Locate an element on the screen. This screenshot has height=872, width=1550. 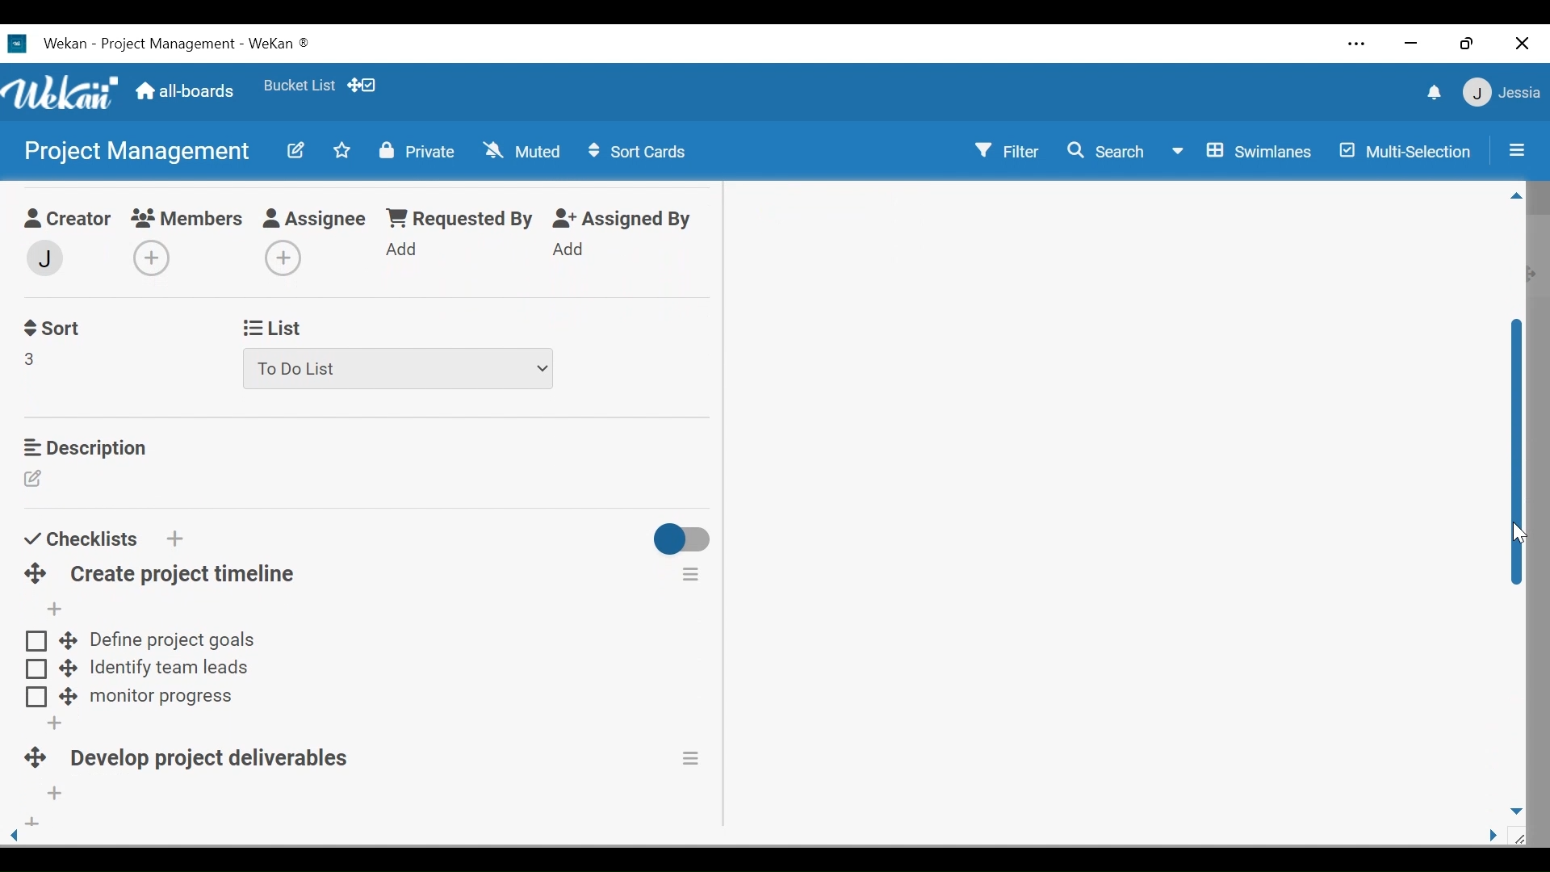
member is located at coordinates (43, 258).